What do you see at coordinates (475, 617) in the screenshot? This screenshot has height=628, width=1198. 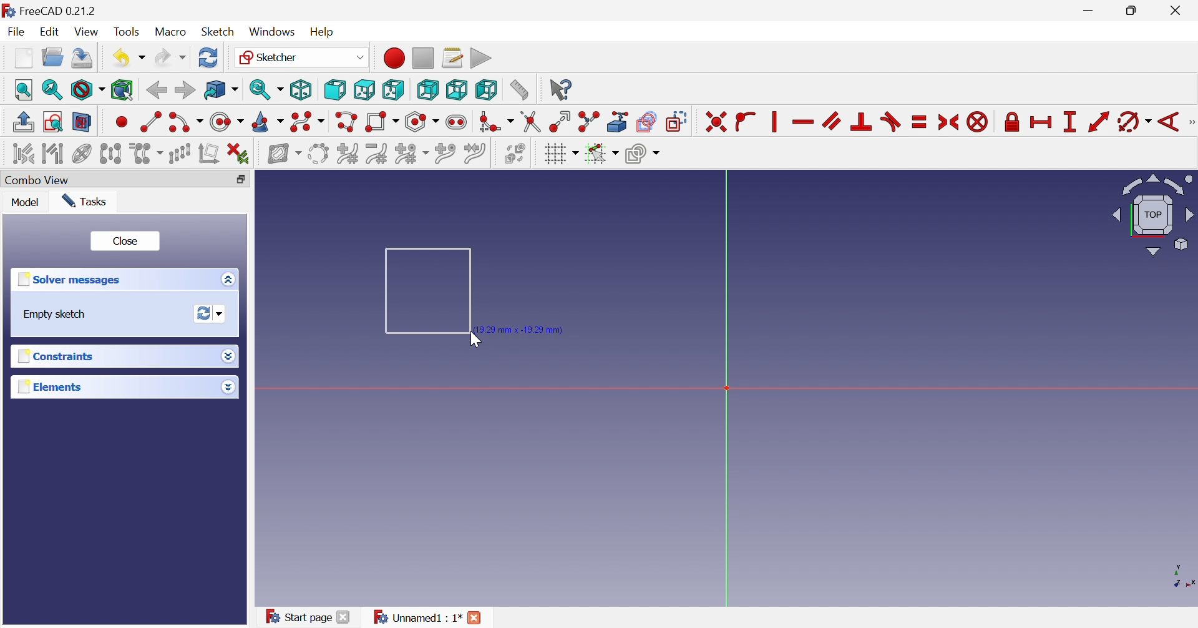 I see `Close` at bounding box center [475, 617].